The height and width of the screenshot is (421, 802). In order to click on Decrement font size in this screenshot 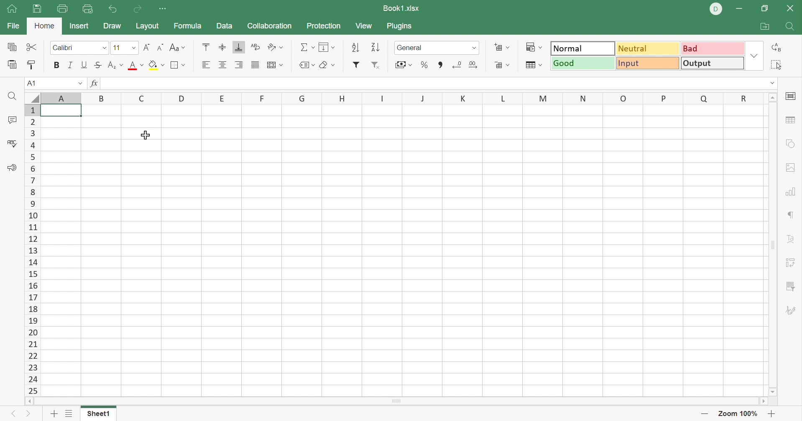, I will do `click(158, 47)`.